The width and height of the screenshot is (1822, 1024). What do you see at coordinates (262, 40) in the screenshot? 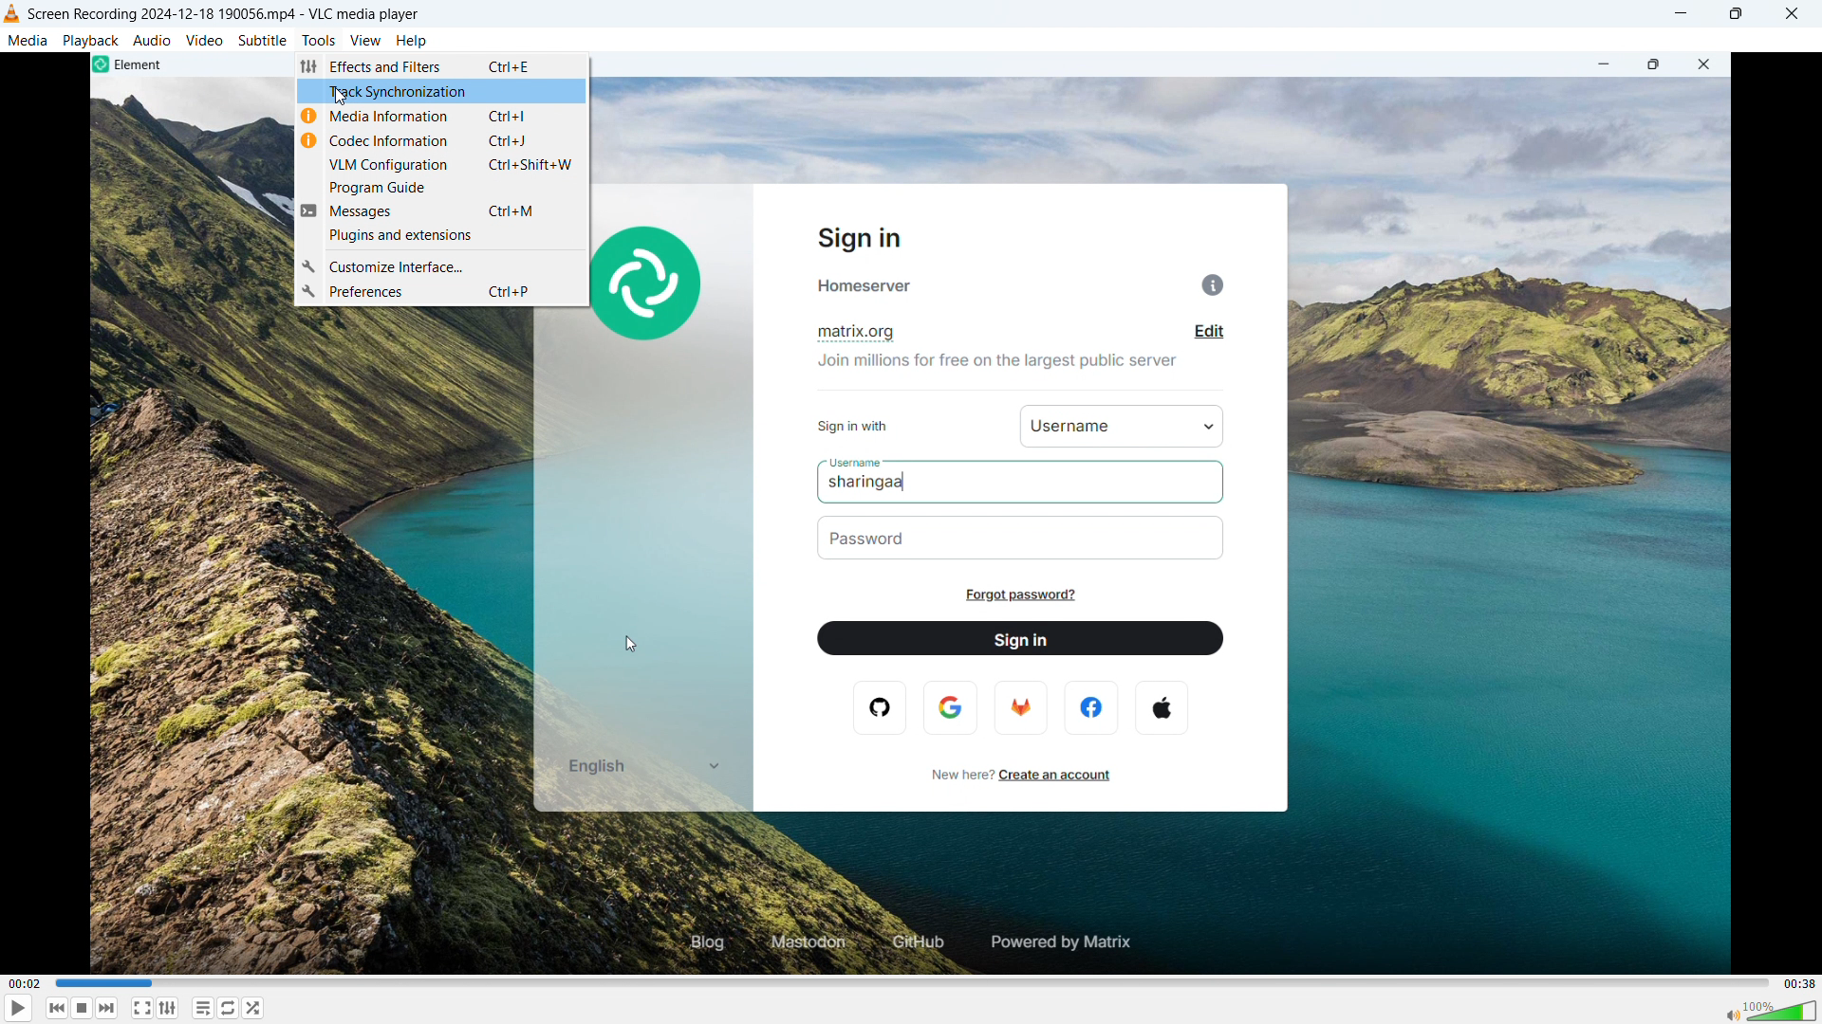
I see `subtitle` at bounding box center [262, 40].